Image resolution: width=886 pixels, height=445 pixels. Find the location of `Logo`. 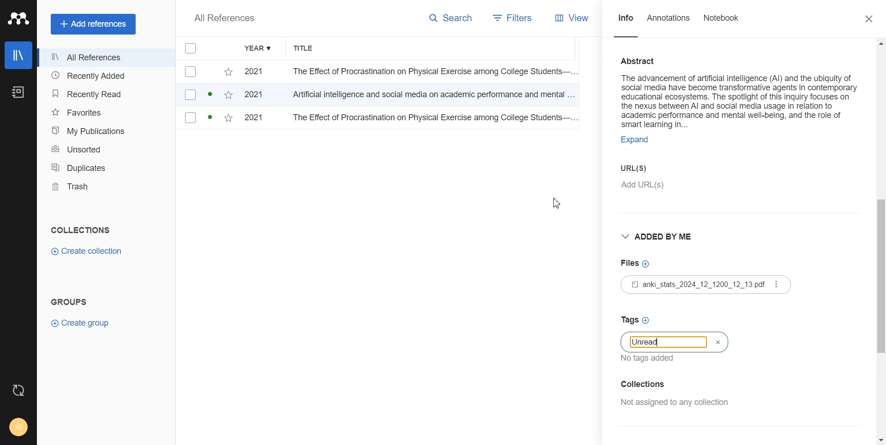

Logo is located at coordinates (18, 19).